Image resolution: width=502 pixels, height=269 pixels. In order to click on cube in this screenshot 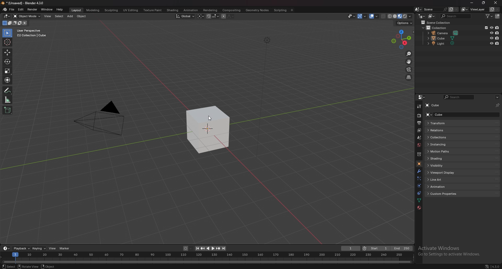, I will do `click(445, 114)`.